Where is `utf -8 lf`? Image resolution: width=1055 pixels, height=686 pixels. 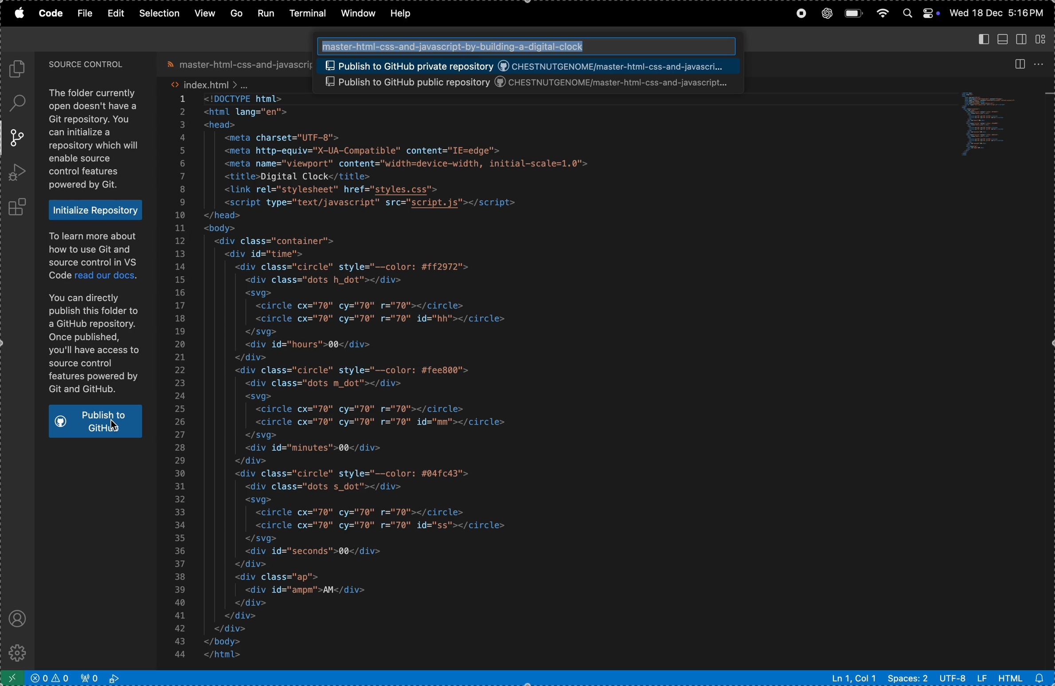 utf -8 lf is located at coordinates (964, 678).